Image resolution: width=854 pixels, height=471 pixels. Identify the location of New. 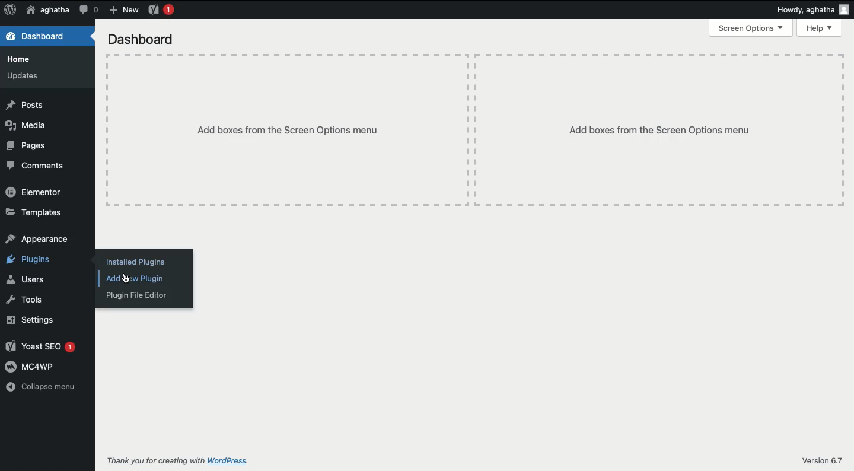
(123, 10).